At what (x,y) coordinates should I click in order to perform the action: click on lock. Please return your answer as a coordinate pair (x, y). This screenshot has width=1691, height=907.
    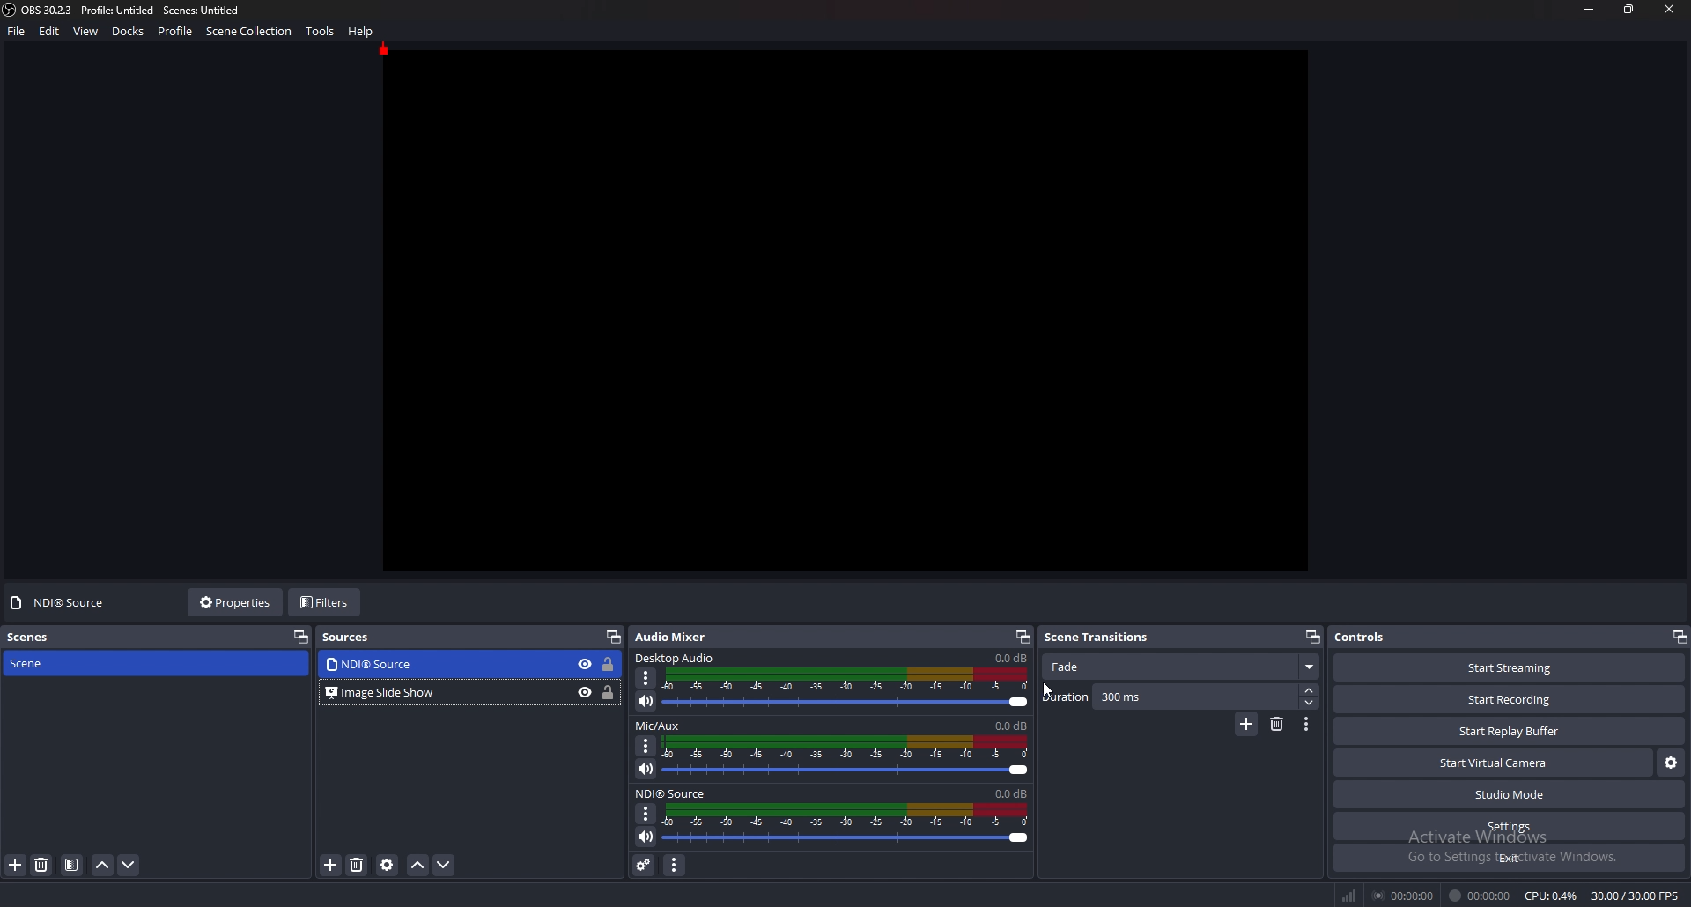
    Looking at the image, I should click on (609, 665).